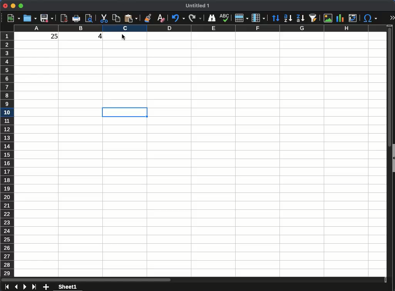 Image resolution: width=395 pixels, height=291 pixels. I want to click on copy, so click(116, 18).